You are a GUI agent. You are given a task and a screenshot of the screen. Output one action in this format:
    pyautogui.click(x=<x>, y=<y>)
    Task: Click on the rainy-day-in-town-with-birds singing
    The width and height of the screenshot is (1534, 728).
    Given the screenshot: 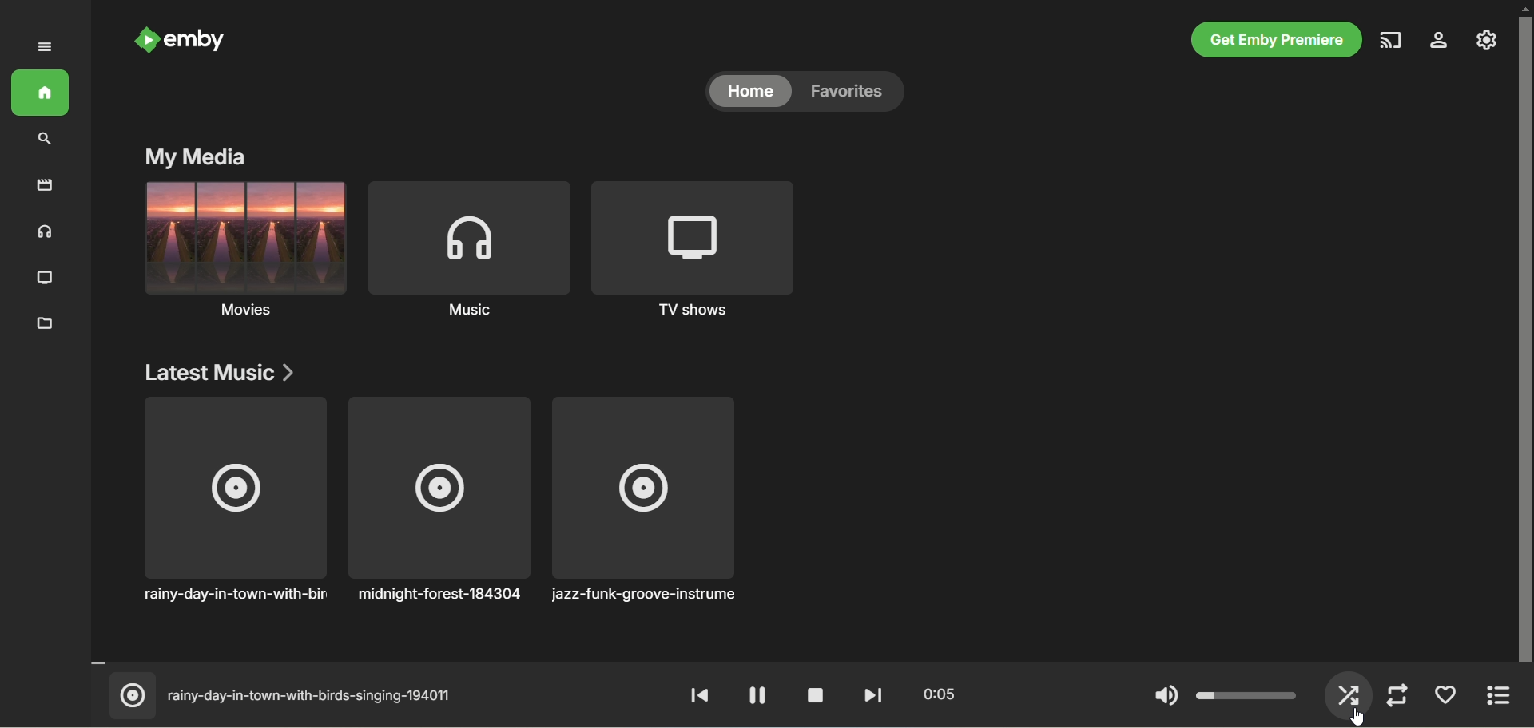 What is the action you would take?
    pyautogui.click(x=239, y=500)
    